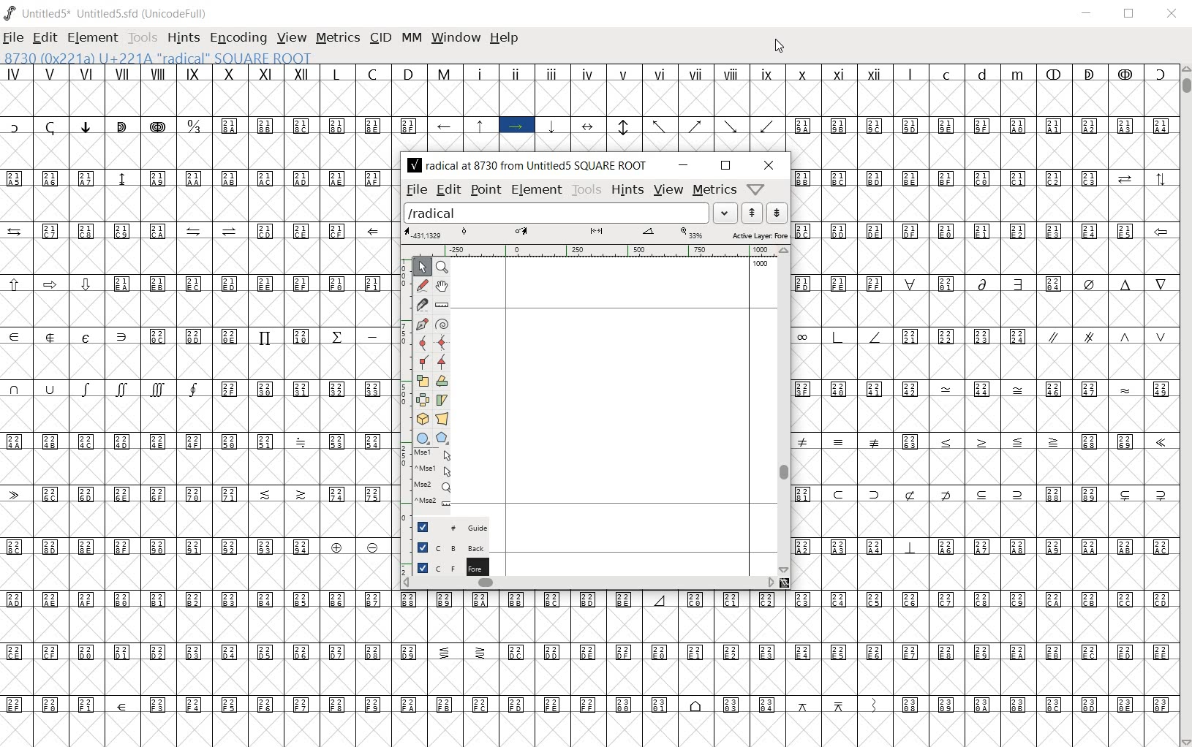 The height and width of the screenshot is (747, 1192). I want to click on Glyph characters, so click(984, 379).